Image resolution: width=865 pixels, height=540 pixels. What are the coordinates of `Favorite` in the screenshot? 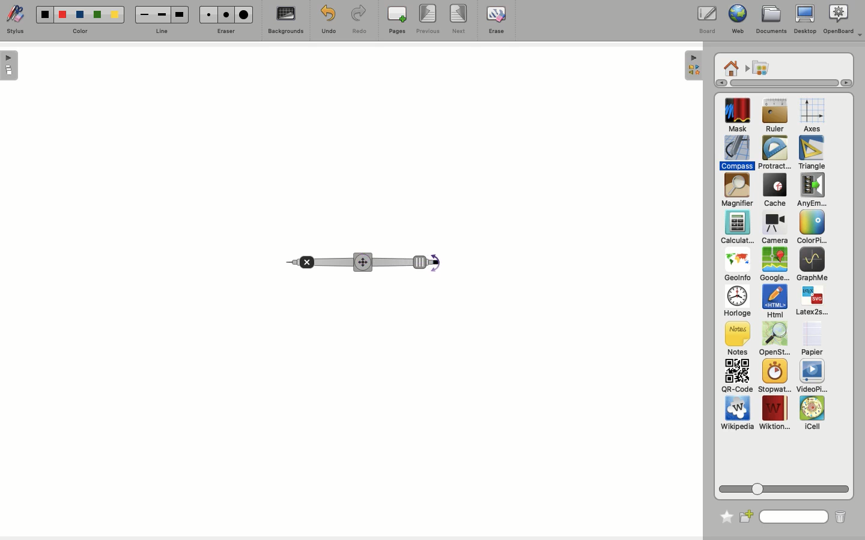 It's located at (723, 514).